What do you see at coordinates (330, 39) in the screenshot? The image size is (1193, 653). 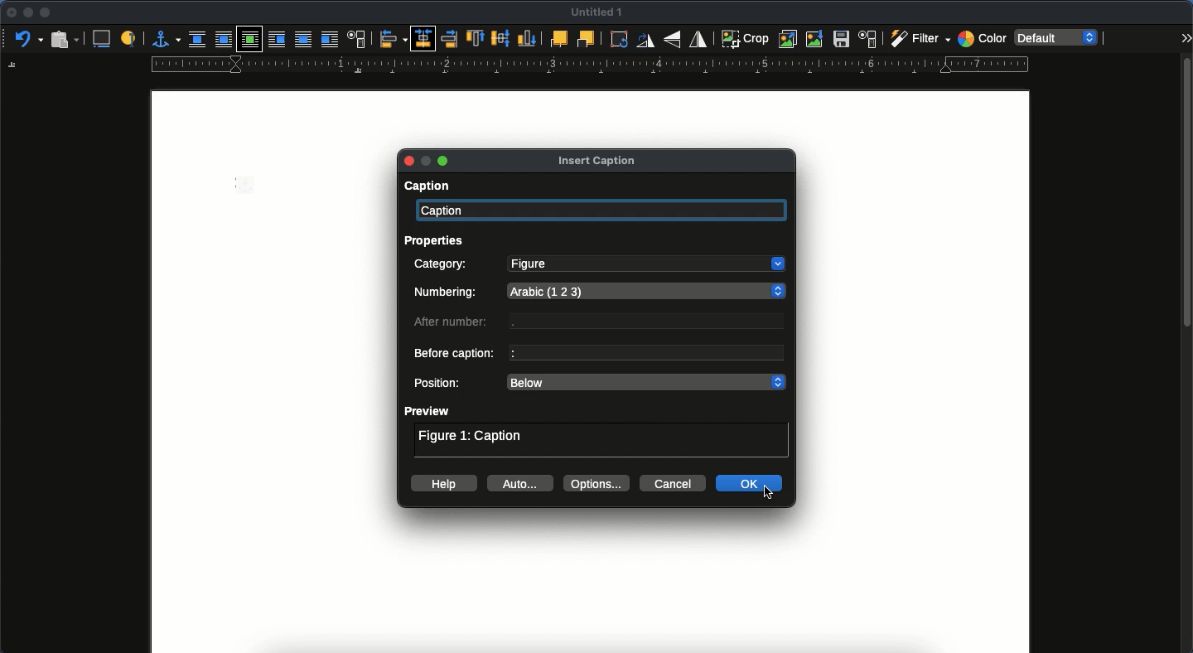 I see `after` at bounding box center [330, 39].